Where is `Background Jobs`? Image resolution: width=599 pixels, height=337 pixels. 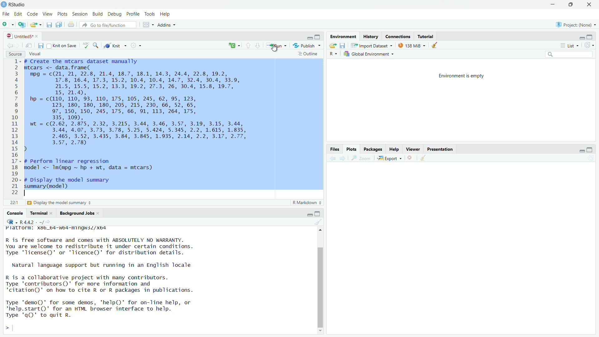
Background Jobs is located at coordinates (78, 214).